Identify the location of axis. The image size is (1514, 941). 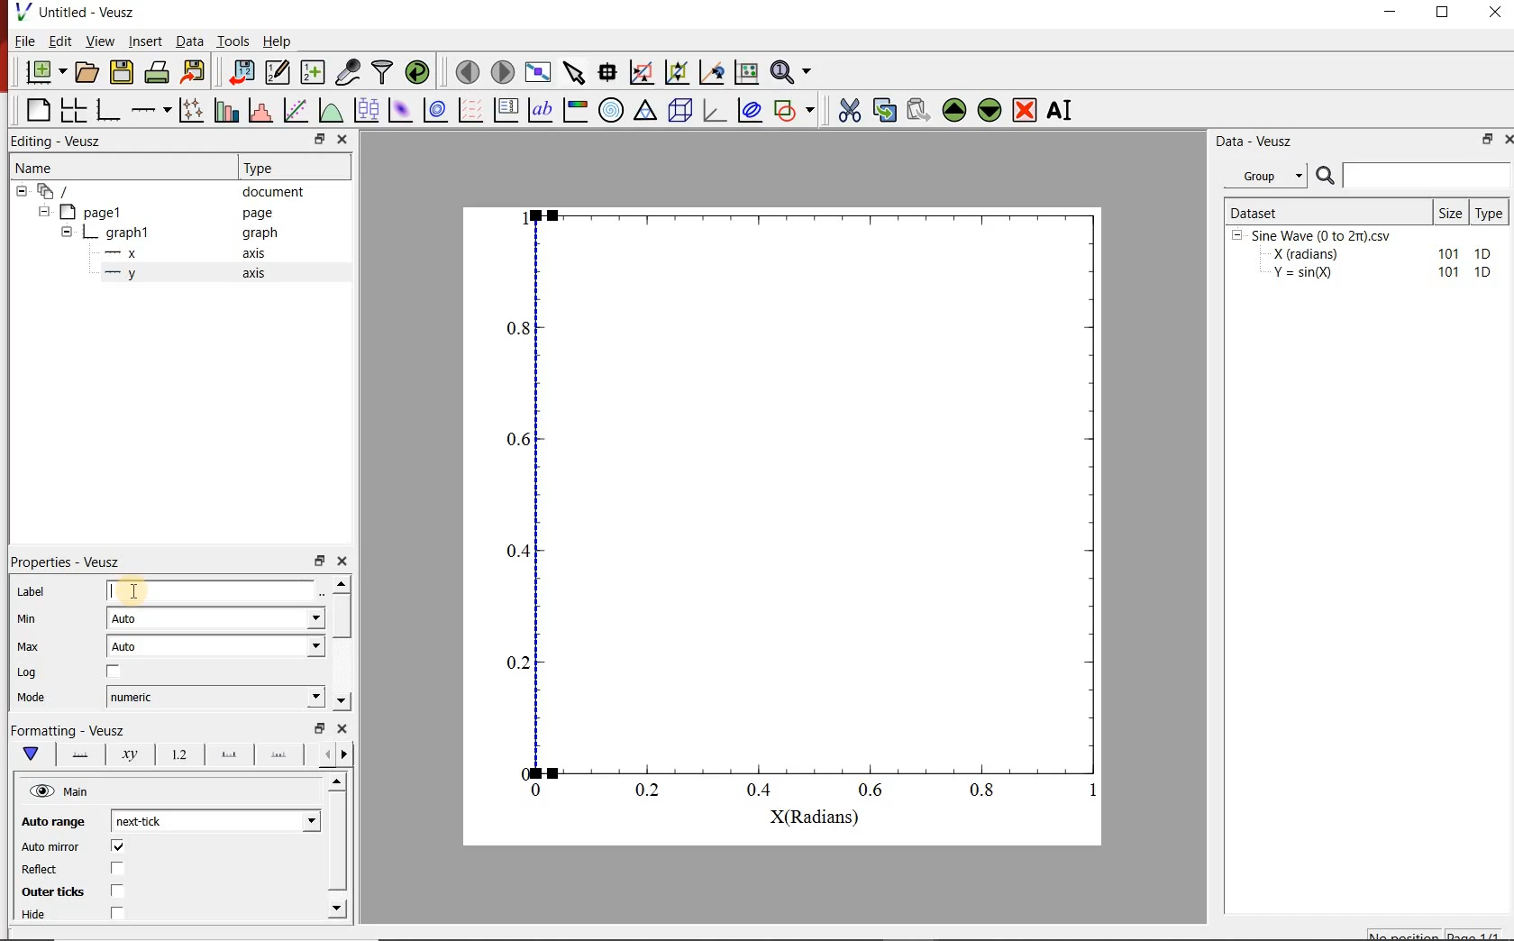
(252, 272).